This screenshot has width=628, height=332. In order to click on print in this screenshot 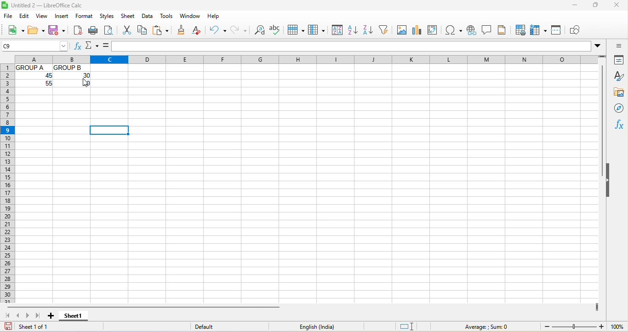, I will do `click(94, 31)`.